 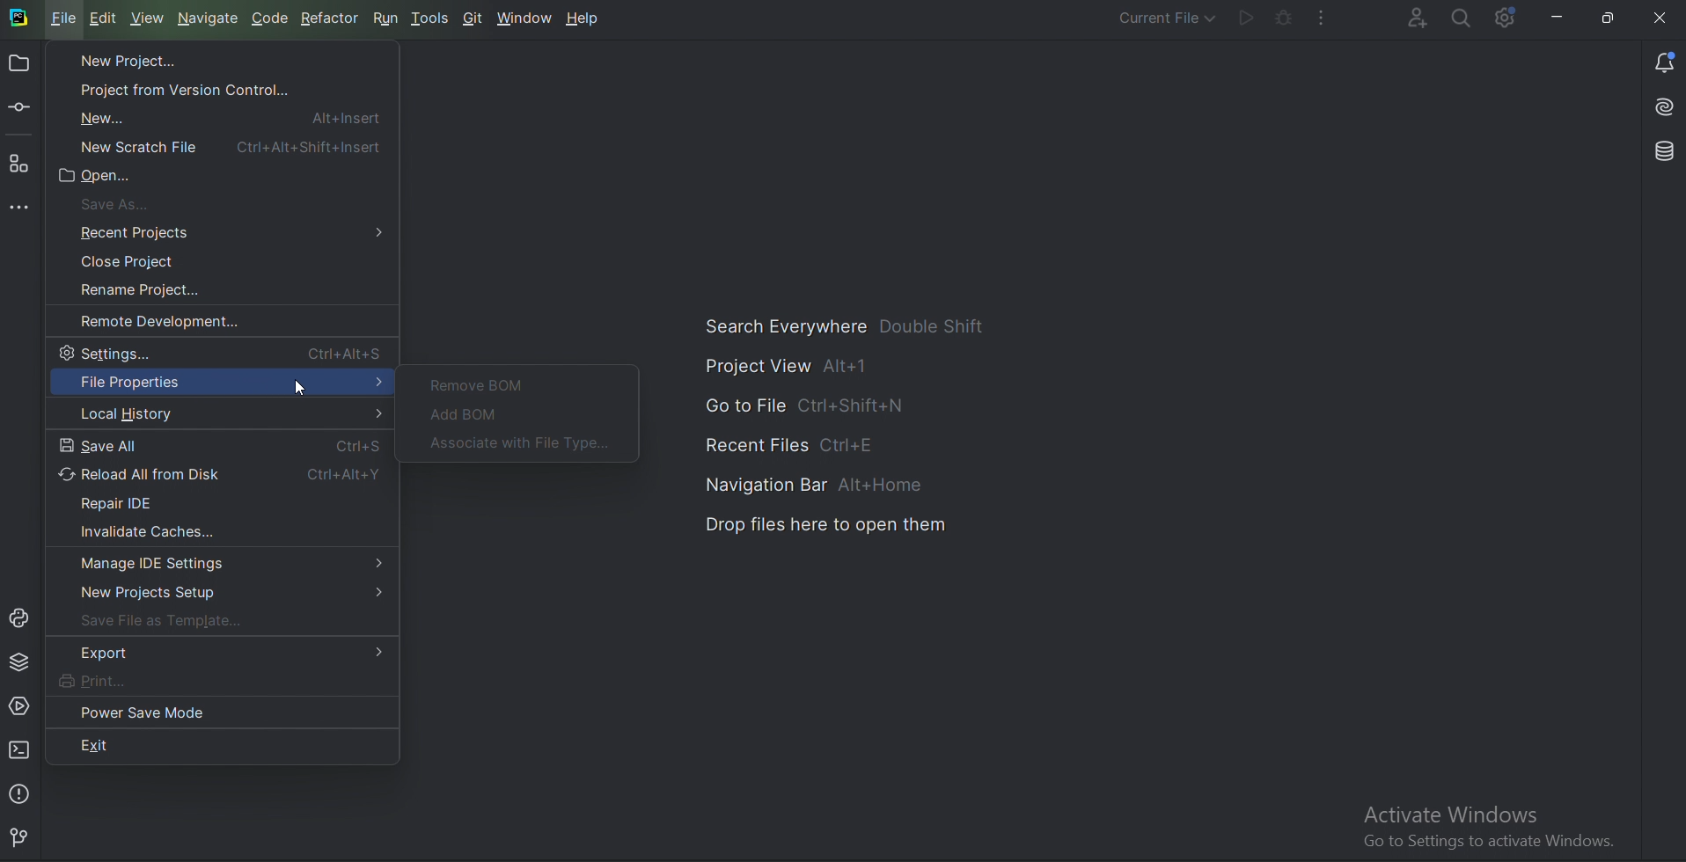 What do you see at coordinates (1284, 18) in the screenshot?
I see `Debug` at bounding box center [1284, 18].